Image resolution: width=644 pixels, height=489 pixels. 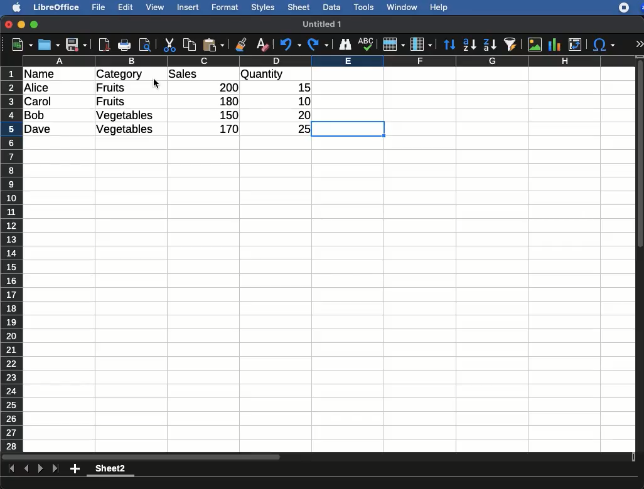 I want to click on scroll, so click(x=641, y=253).